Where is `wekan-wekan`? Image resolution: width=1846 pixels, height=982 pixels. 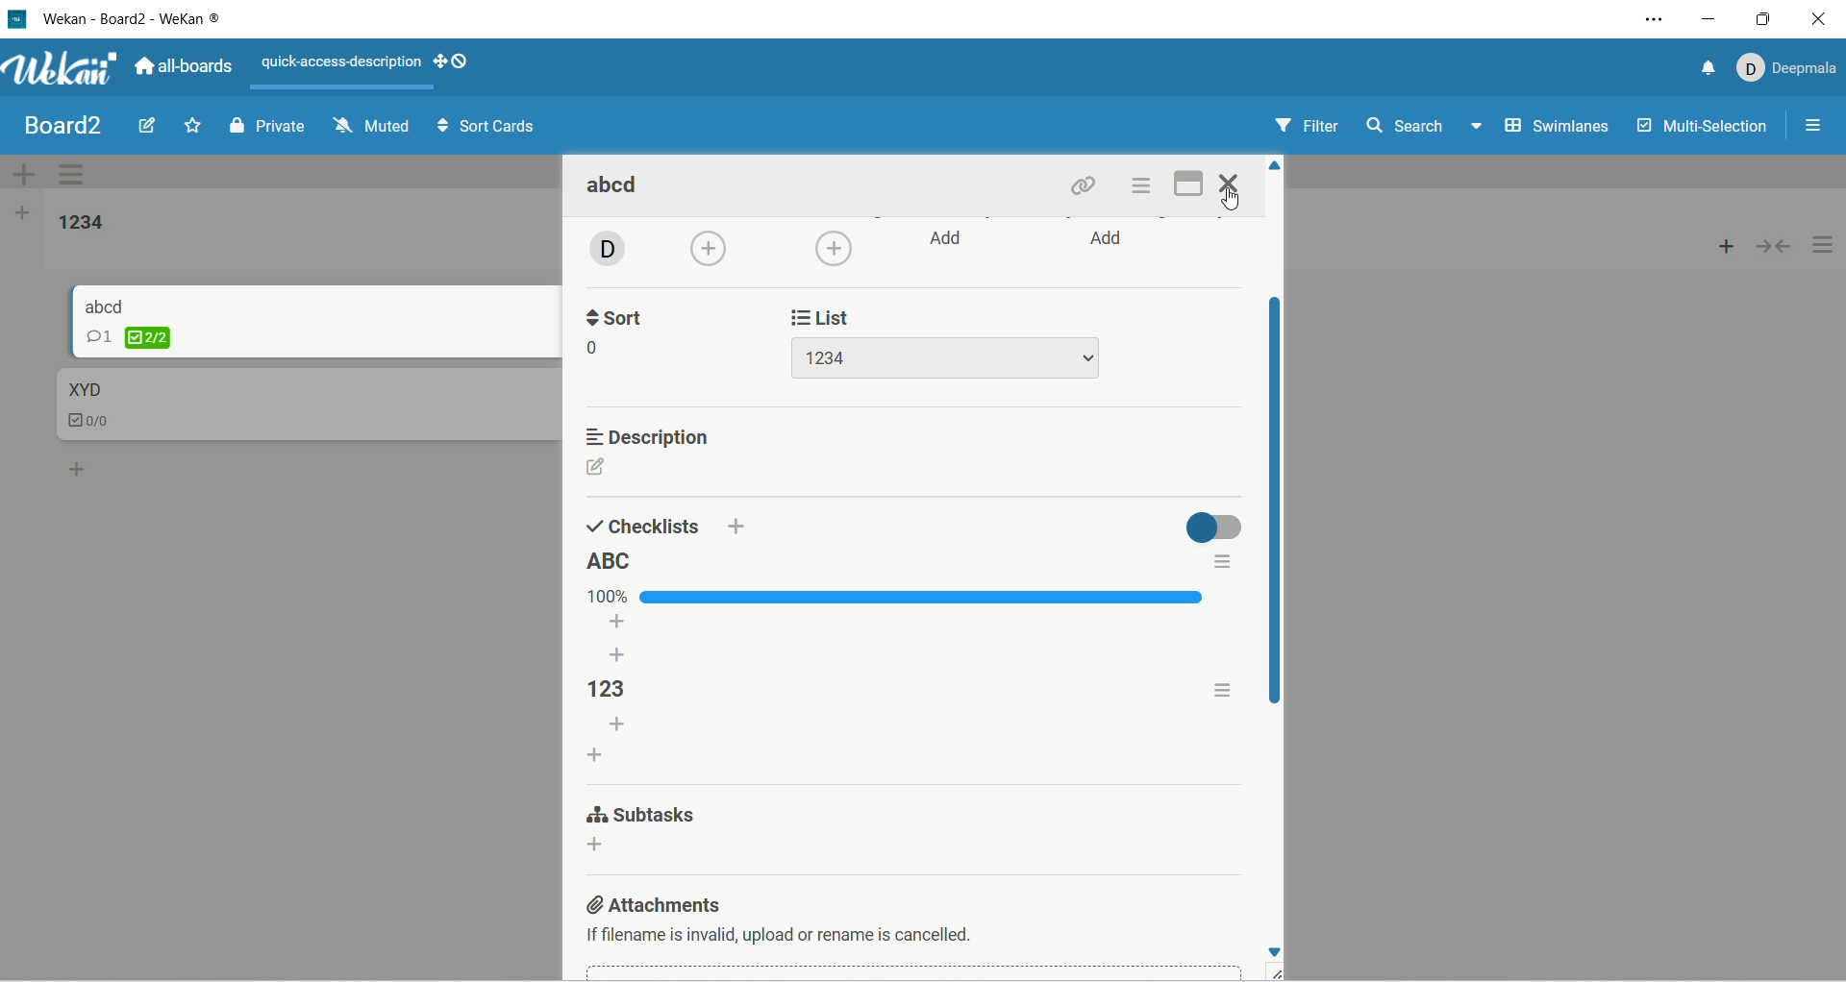
wekan-wekan is located at coordinates (134, 19).